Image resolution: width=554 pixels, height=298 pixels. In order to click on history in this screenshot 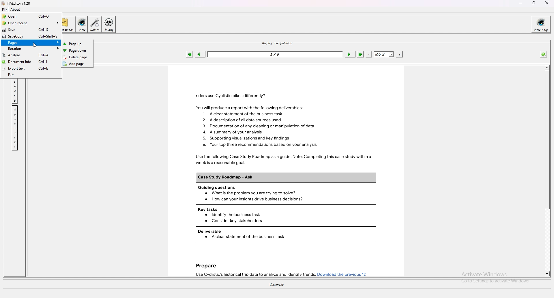, I will do `click(15, 91)`.